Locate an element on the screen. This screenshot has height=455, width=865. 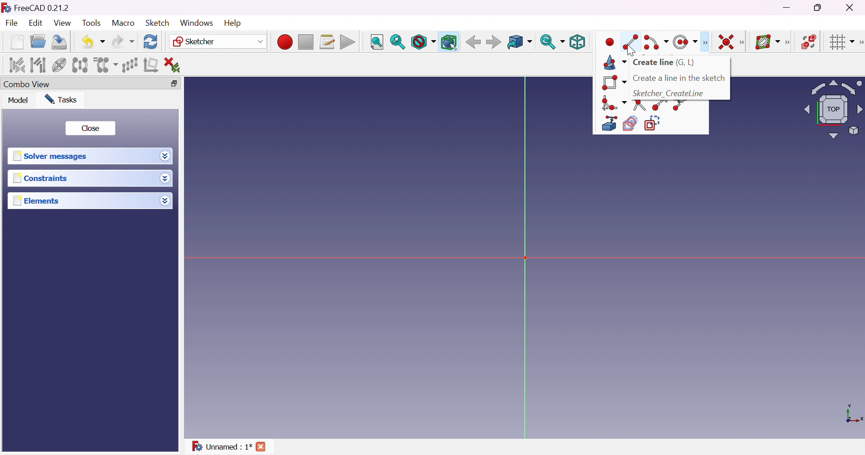
Extend edge is located at coordinates (658, 106).